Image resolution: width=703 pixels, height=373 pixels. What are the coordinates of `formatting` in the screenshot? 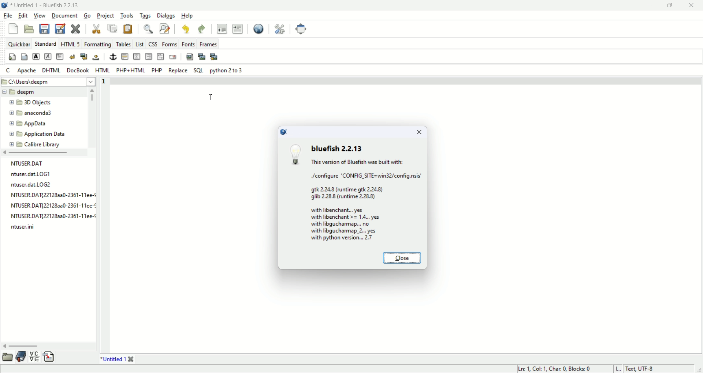 It's located at (97, 44).